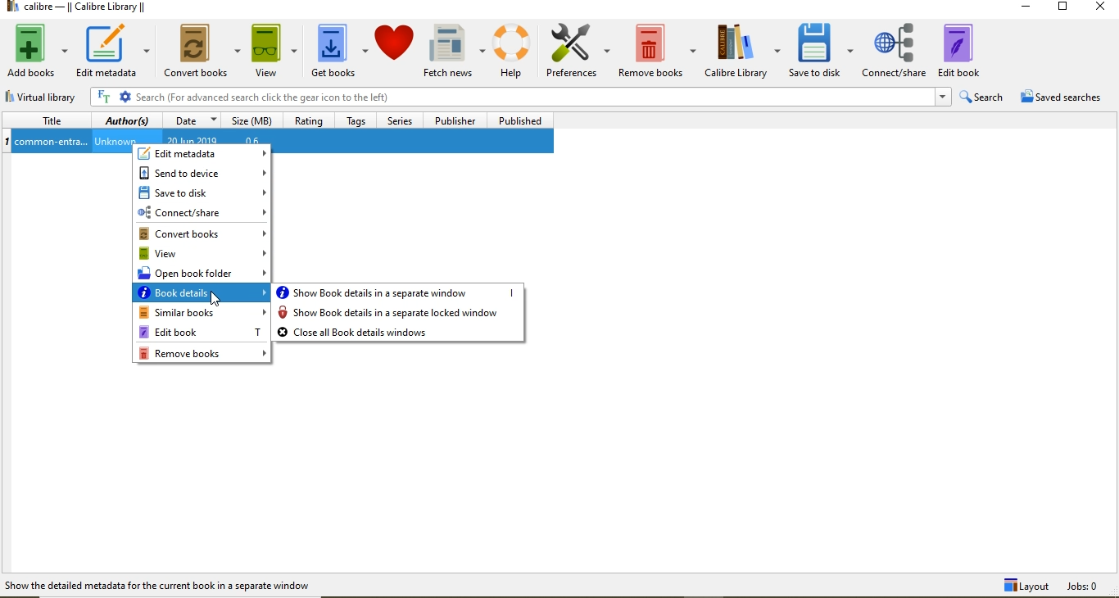 This screenshot has height=598, width=1119. I want to click on Drop-down , so click(942, 97).